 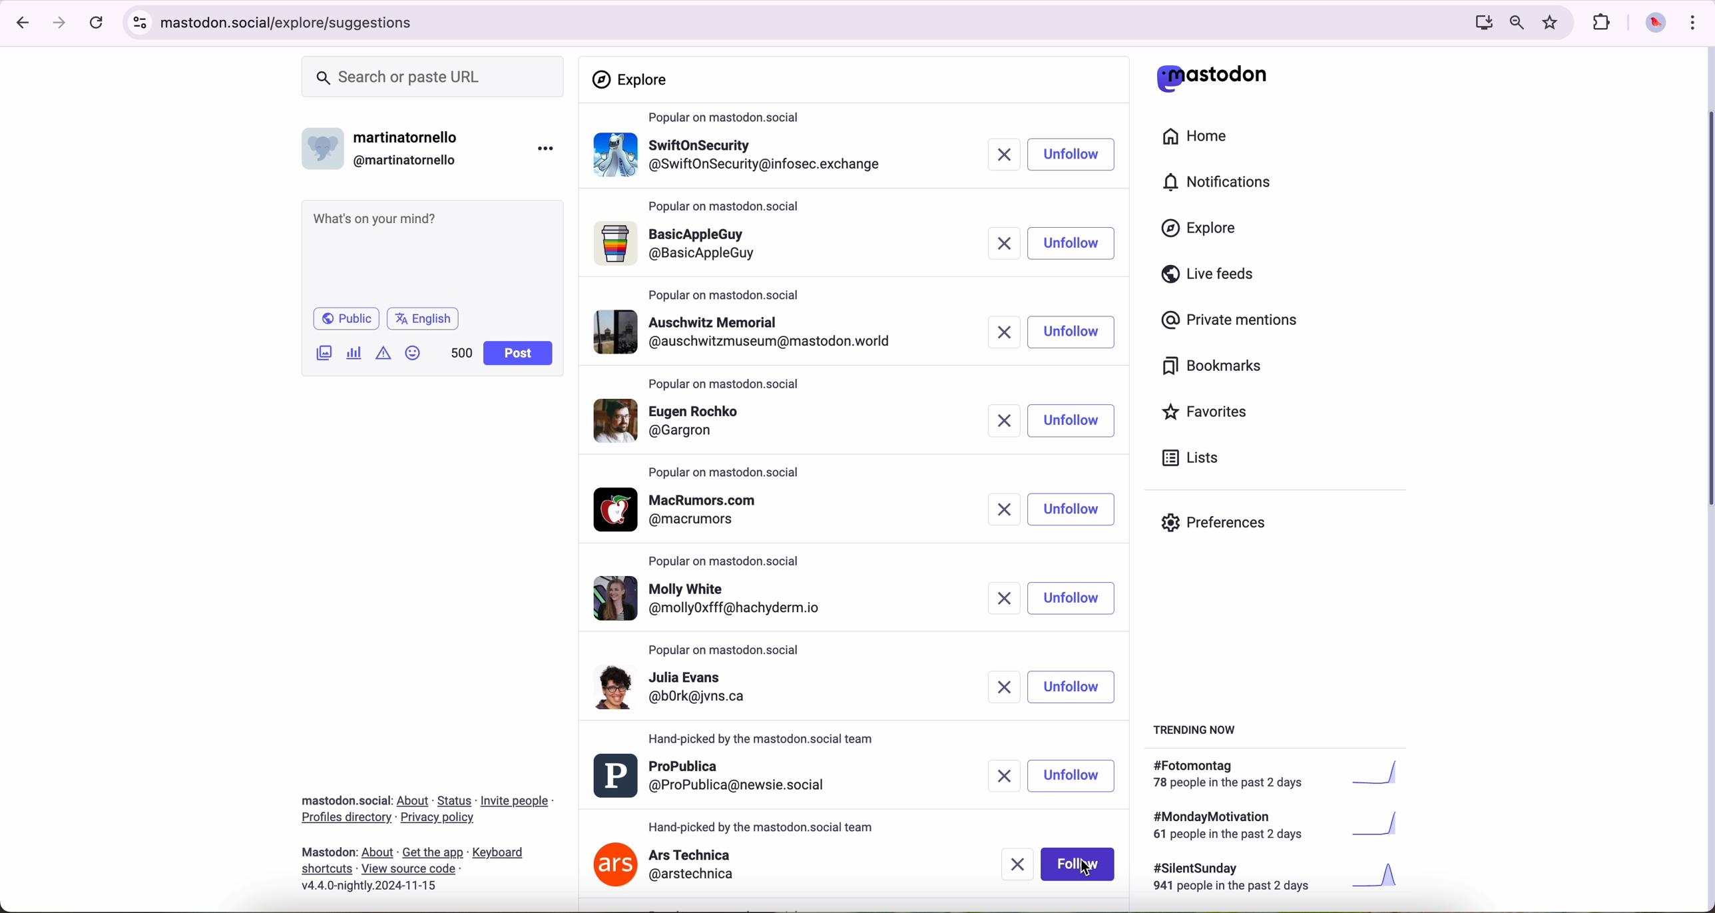 What do you see at coordinates (1004, 509) in the screenshot?
I see `remove` at bounding box center [1004, 509].